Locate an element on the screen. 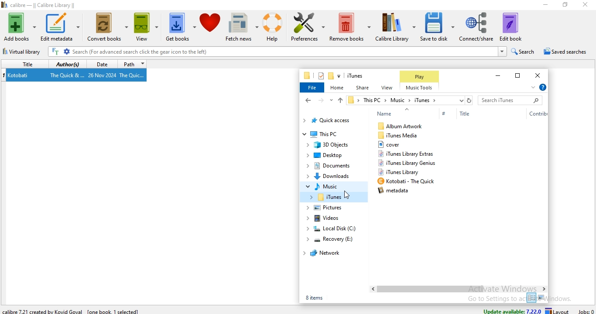  music is located at coordinates (324, 186).